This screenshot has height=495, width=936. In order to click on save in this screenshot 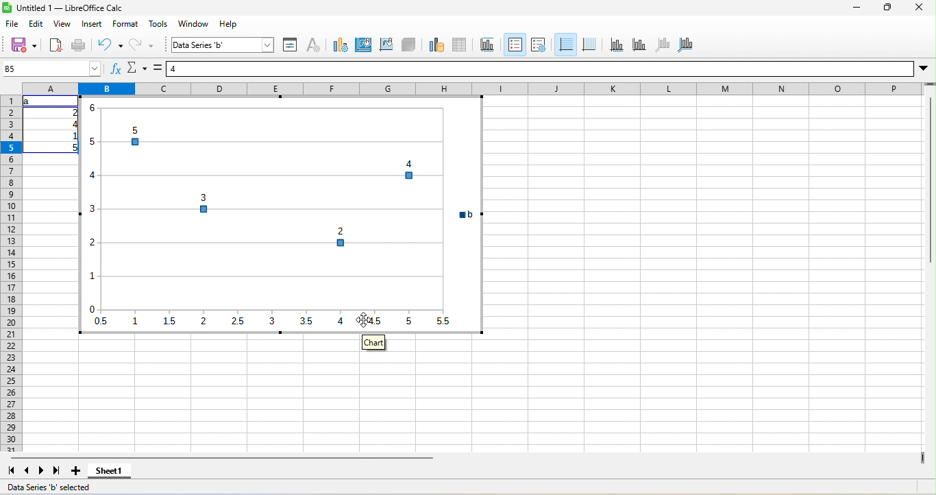, I will do `click(23, 45)`.